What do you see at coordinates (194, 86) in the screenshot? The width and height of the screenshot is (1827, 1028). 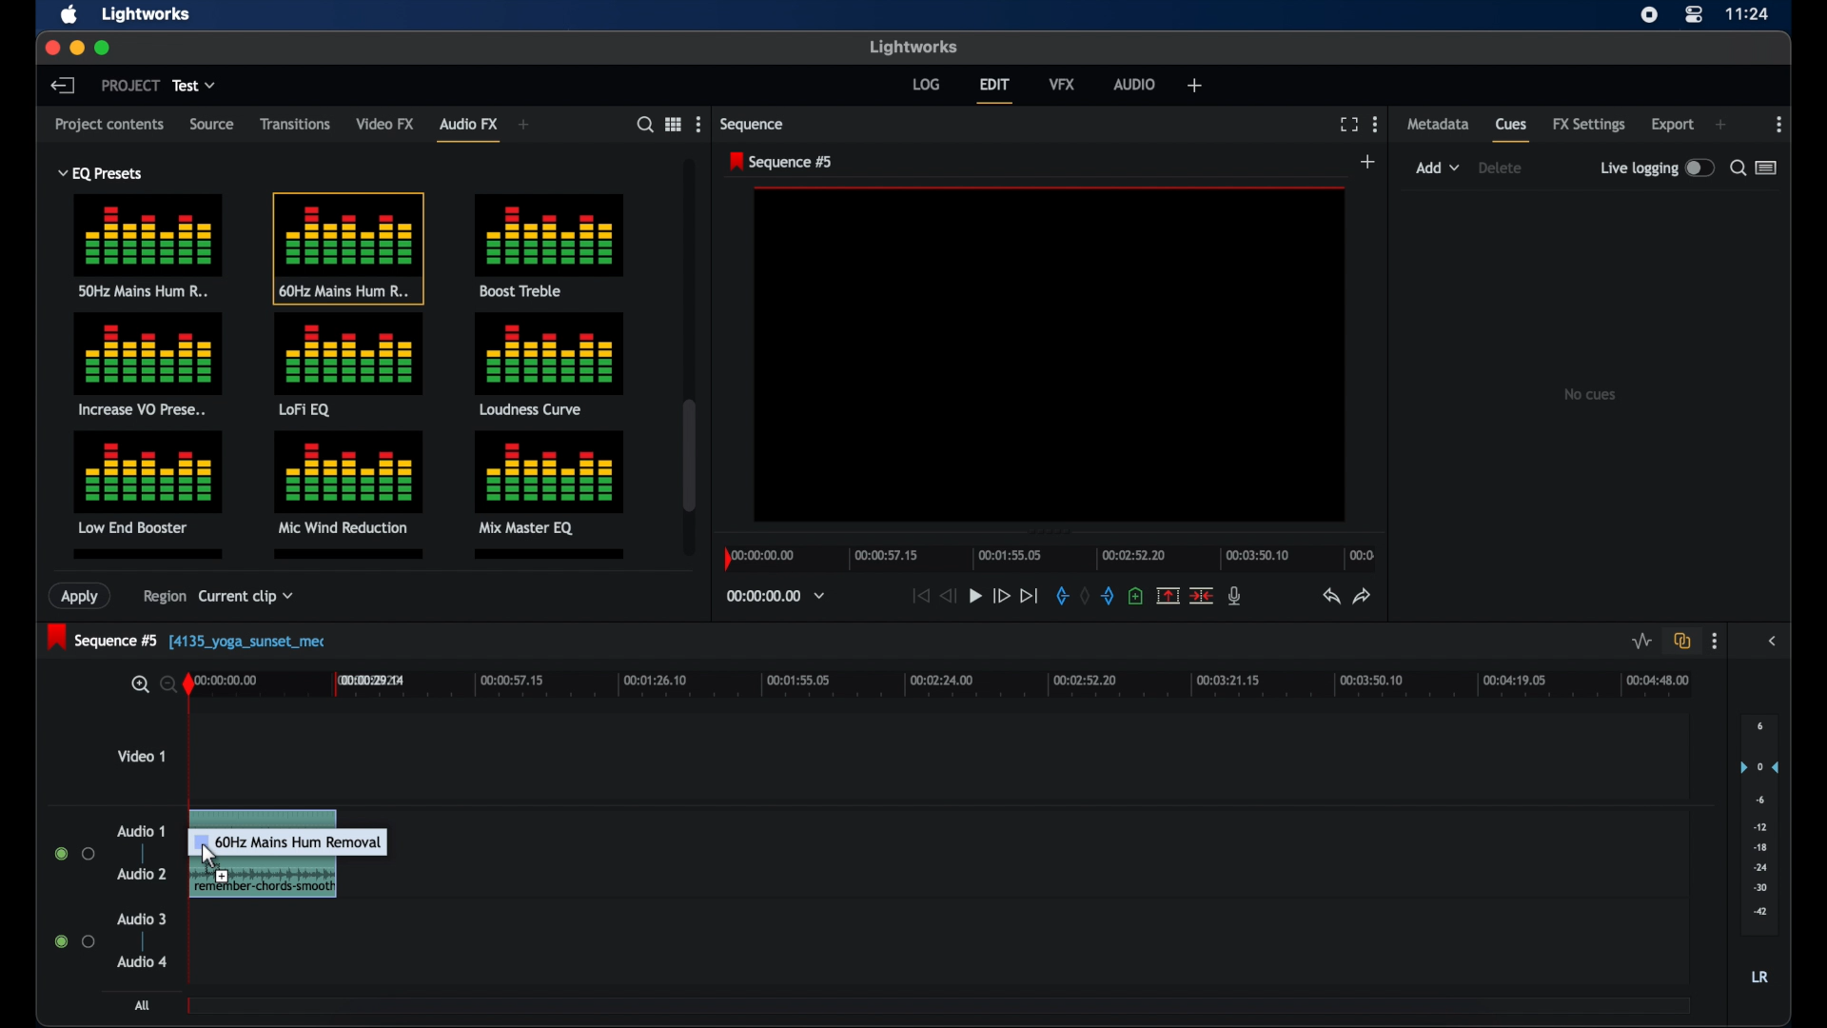 I see `test` at bounding box center [194, 86].